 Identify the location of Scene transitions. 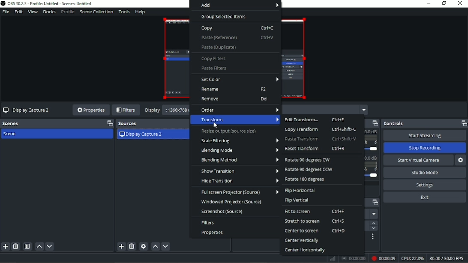
(374, 203).